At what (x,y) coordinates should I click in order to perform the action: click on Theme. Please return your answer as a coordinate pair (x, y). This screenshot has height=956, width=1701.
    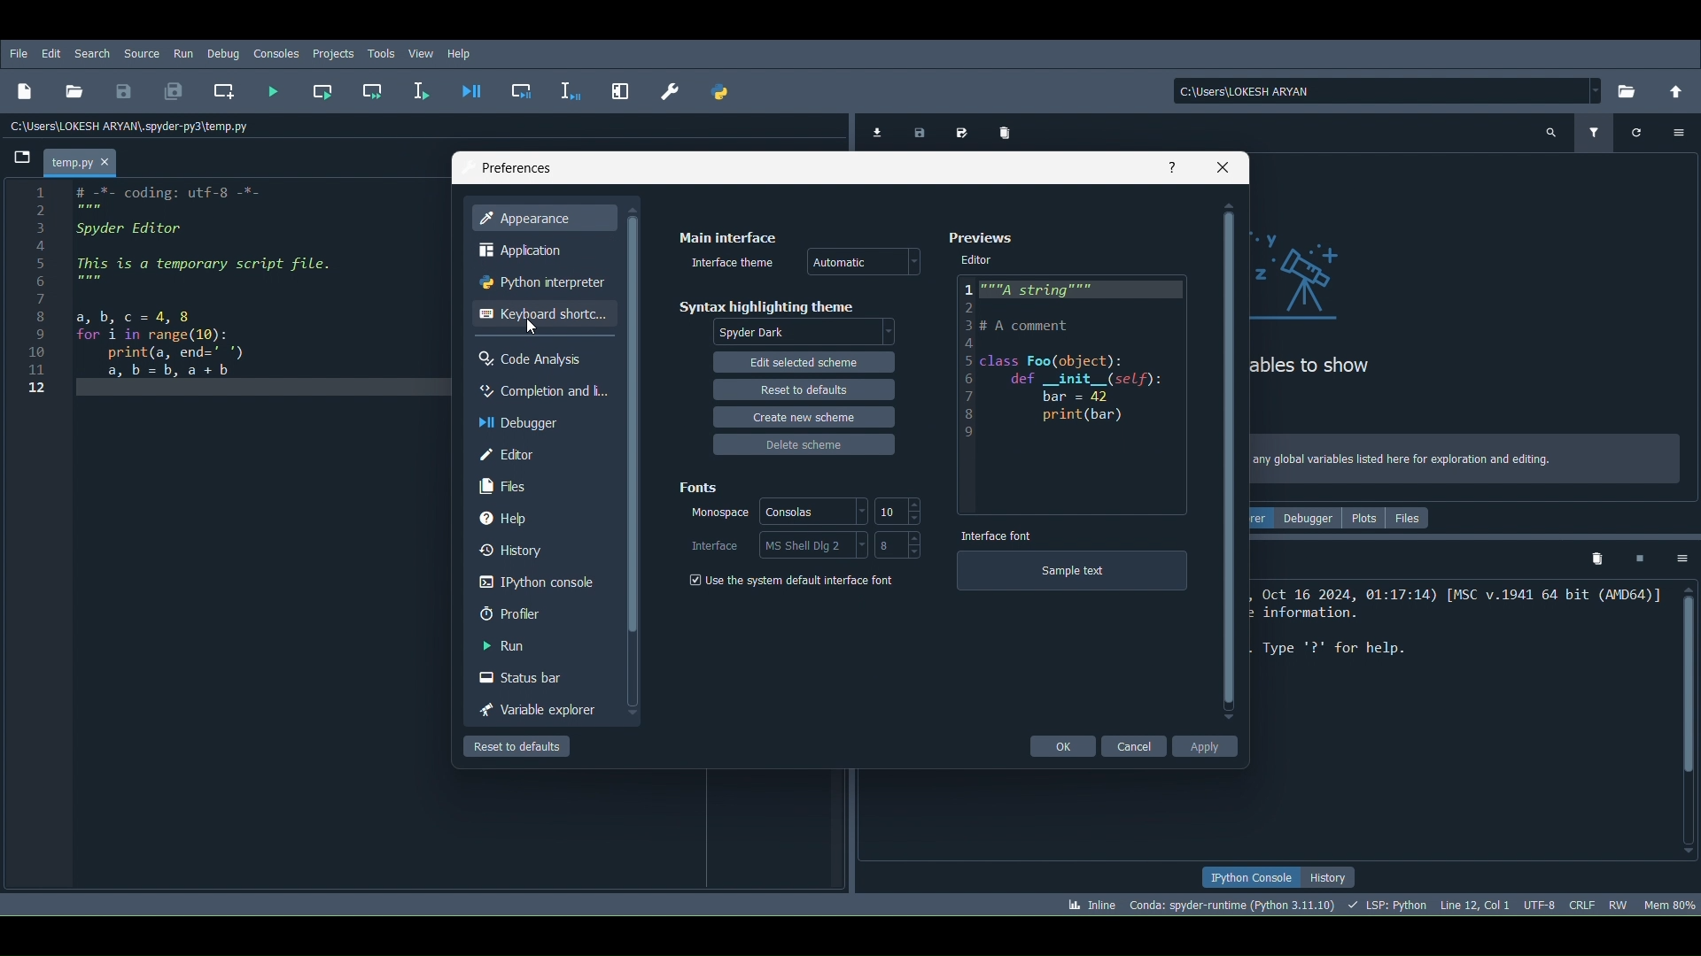
    Looking at the image, I should click on (807, 331).